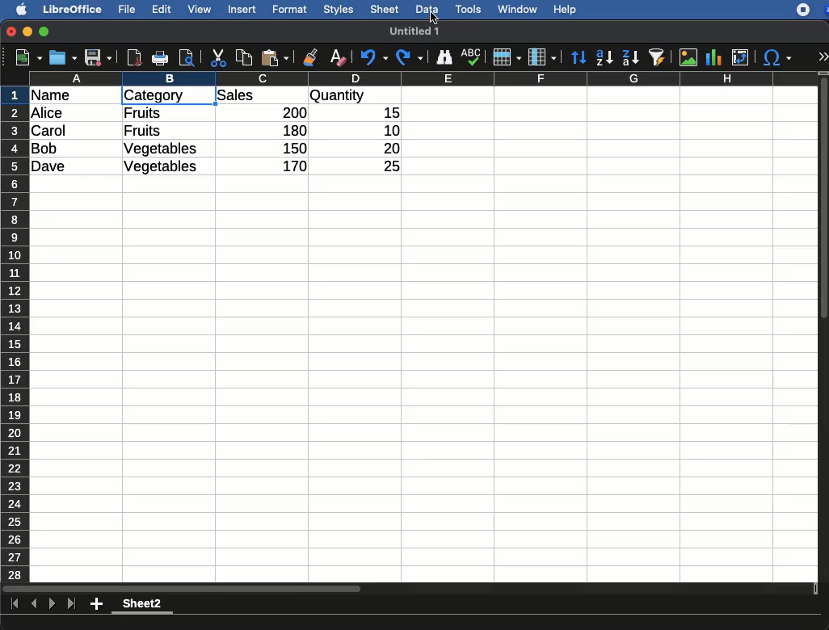  I want to click on clone formatting, so click(310, 58).